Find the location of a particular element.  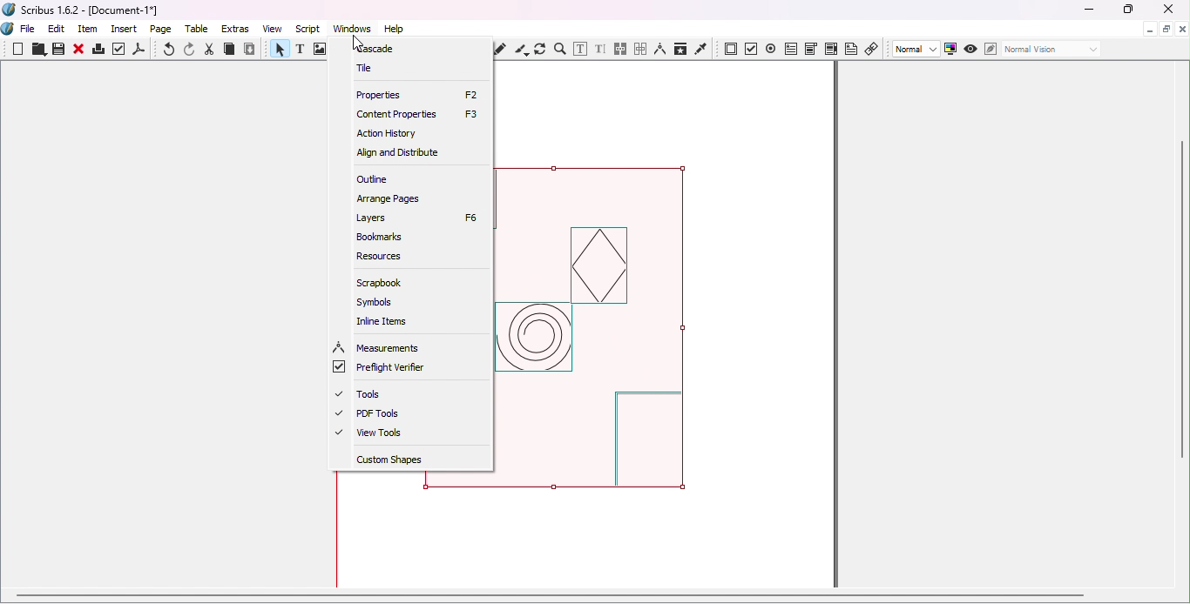

Copy item properties is located at coordinates (680, 49).